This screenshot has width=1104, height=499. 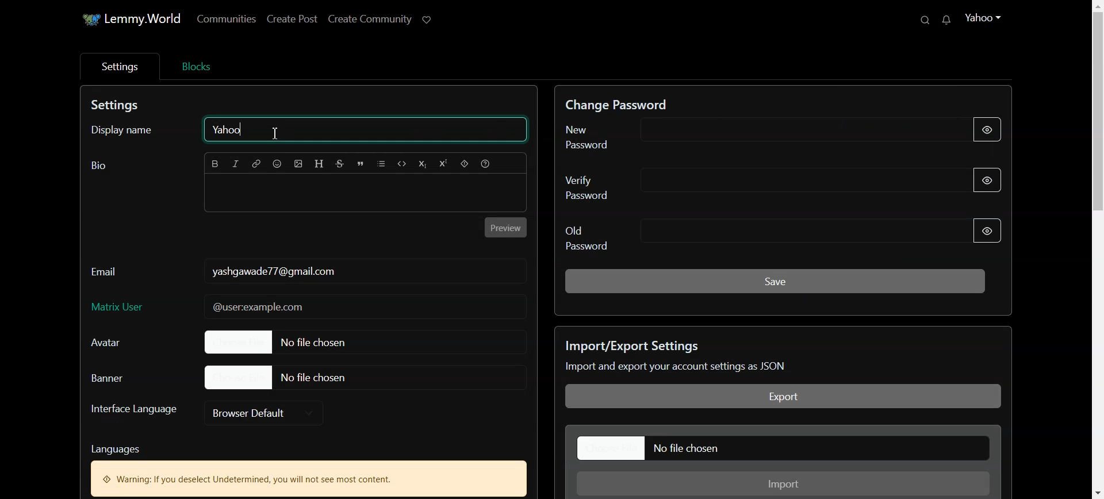 What do you see at coordinates (361, 164) in the screenshot?
I see `Quote` at bounding box center [361, 164].